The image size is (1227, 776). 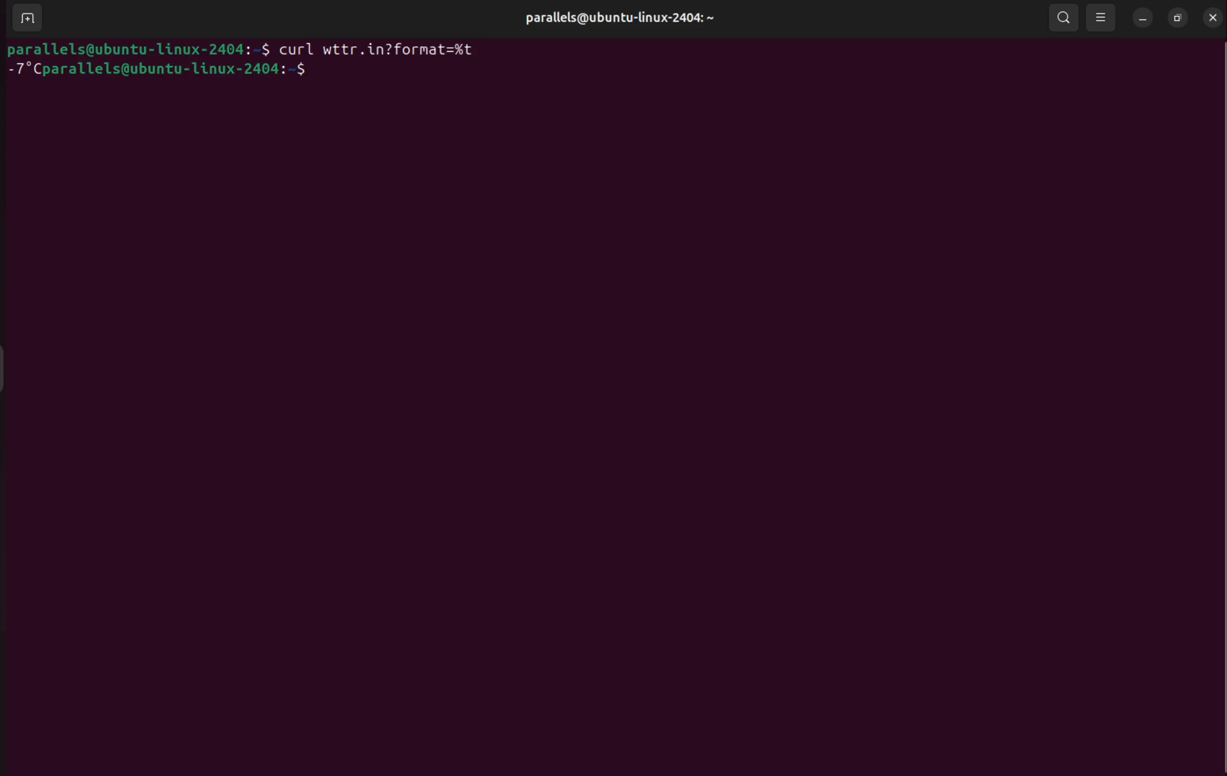 I want to click on bash prompts, so click(x=135, y=46).